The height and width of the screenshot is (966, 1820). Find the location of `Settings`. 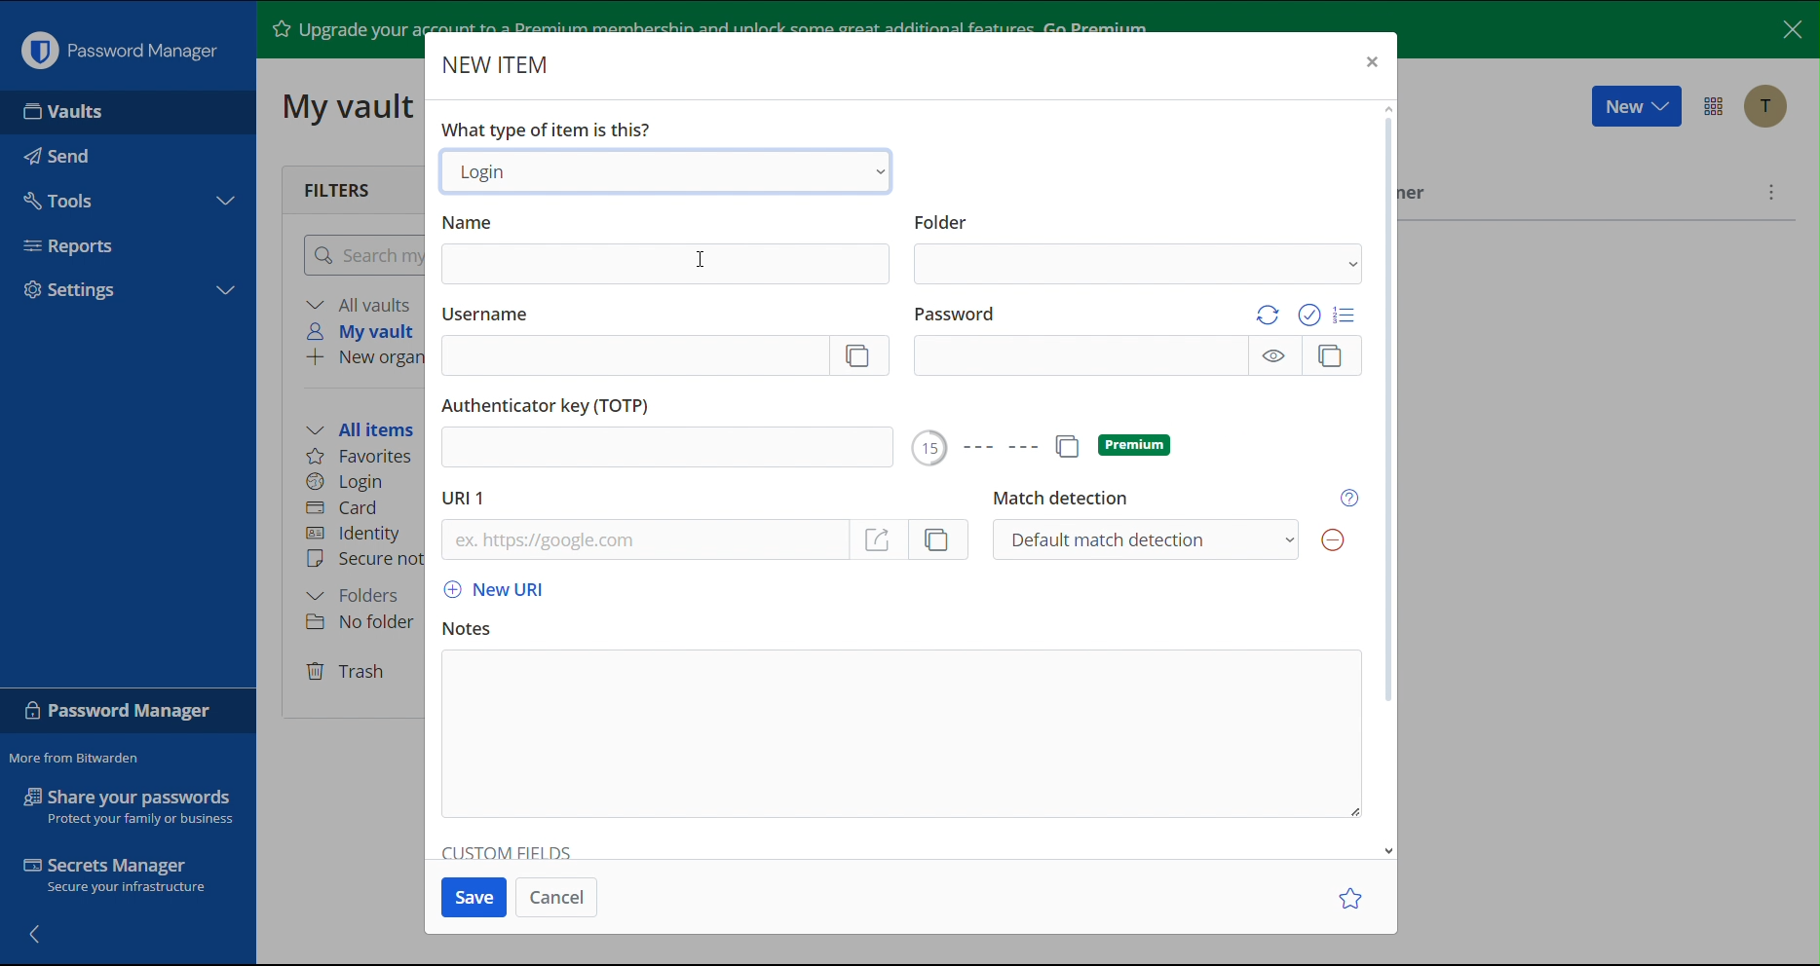

Settings is located at coordinates (122, 291).